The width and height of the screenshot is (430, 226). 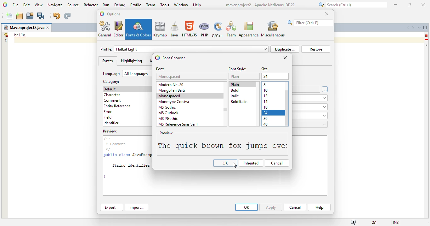 What do you see at coordinates (287, 108) in the screenshot?
I see `vertical scroll bar` at bounding box center [287, 108].